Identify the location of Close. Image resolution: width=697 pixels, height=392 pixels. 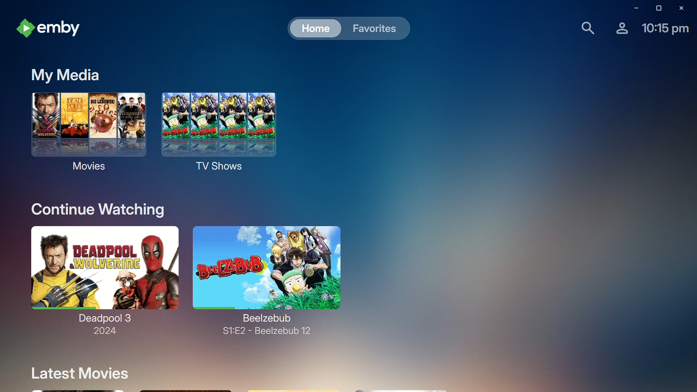
(683, 8).